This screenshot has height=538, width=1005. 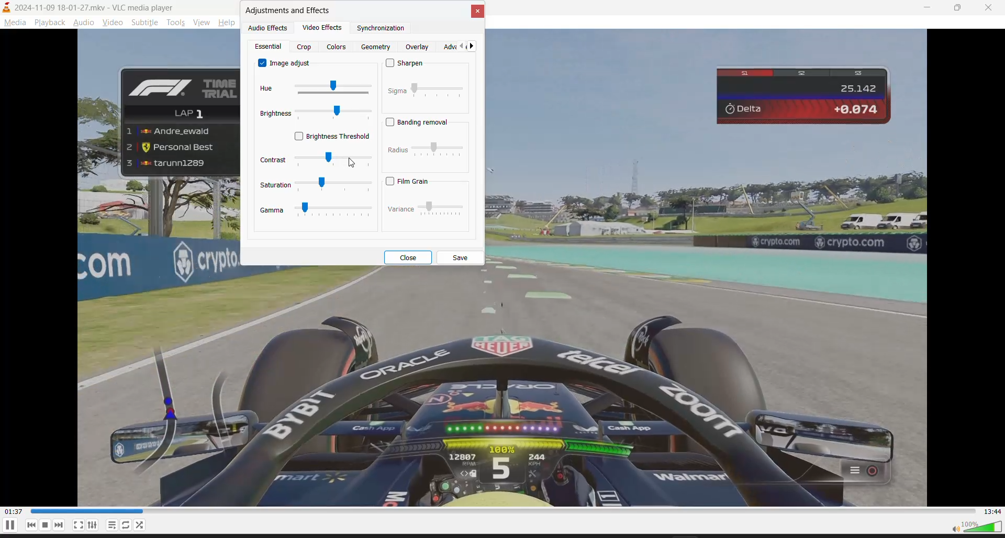 What do you see at coordinates (479, 12) in the screenshot?
I see `close tab` at bounding box center [479, 12].